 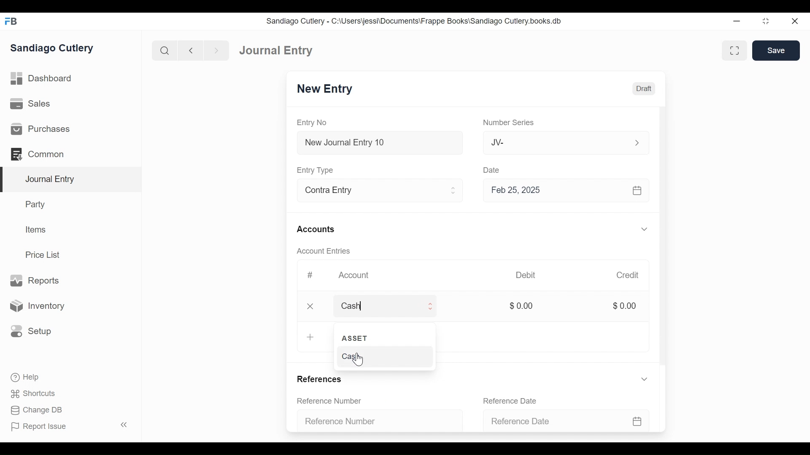 I want to click on $0.00, so click(x=521, y=306).